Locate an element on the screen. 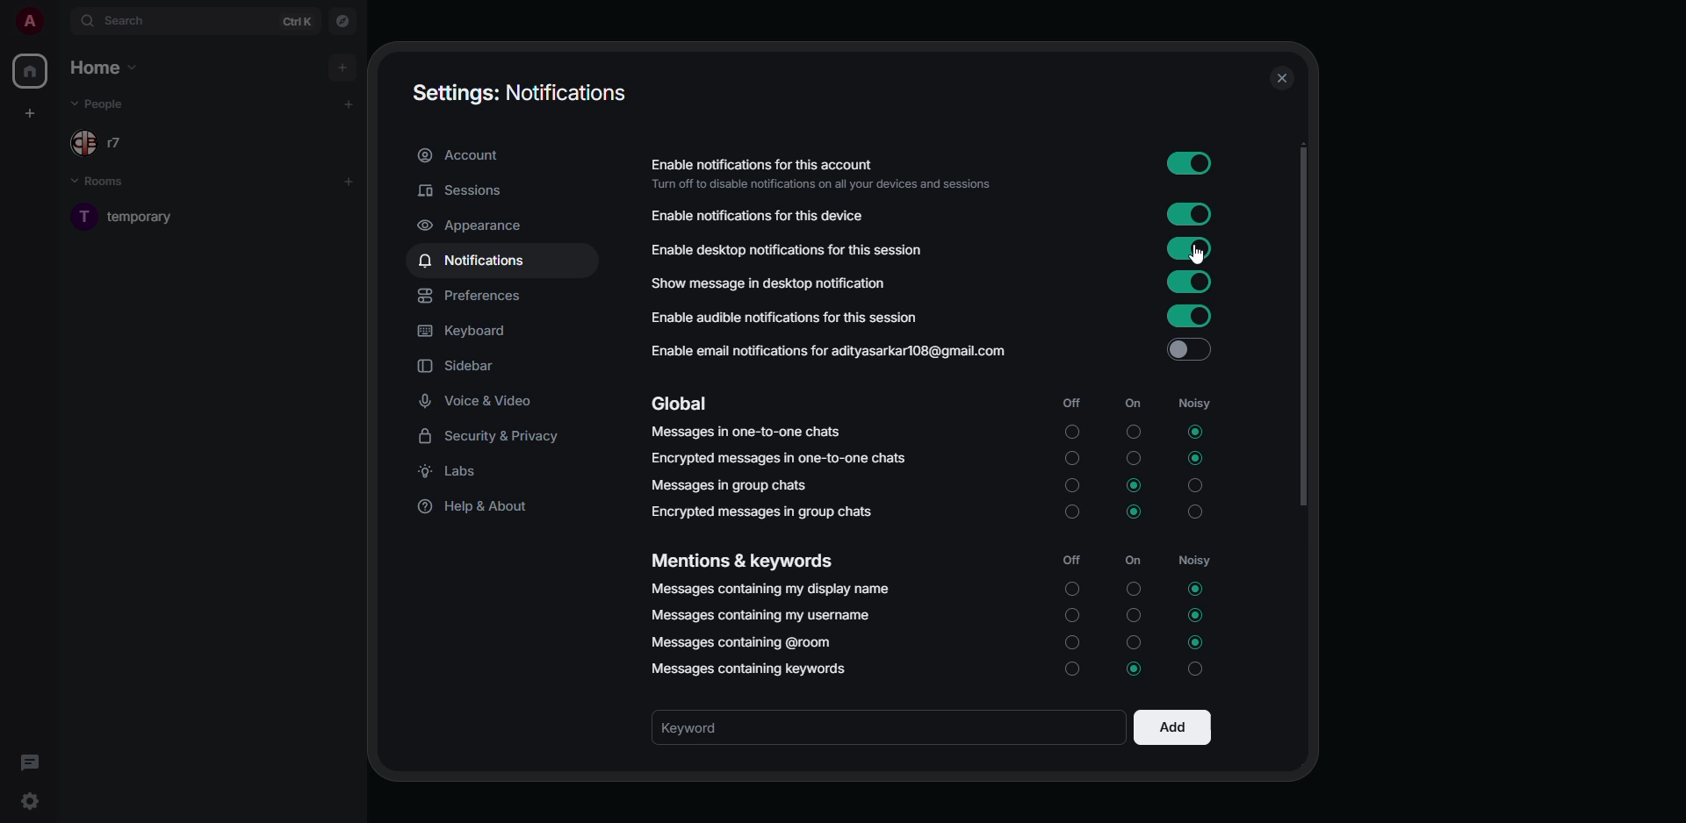  close is located at coordinates (1280, 81).